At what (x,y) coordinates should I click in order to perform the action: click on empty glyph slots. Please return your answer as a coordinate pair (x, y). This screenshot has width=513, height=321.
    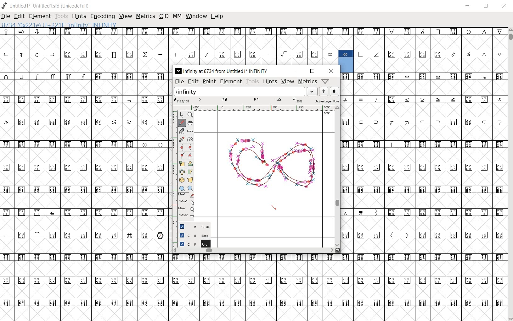
    Looking at the image, I should click on (86, 223).